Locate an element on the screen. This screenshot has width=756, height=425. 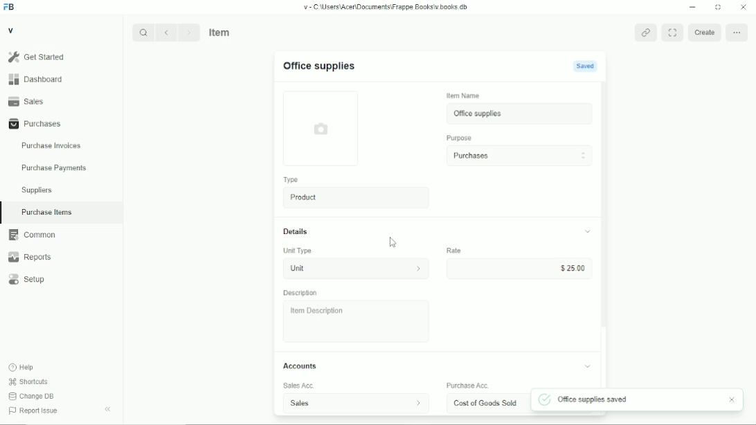
common is located at coordinates (33, 235).